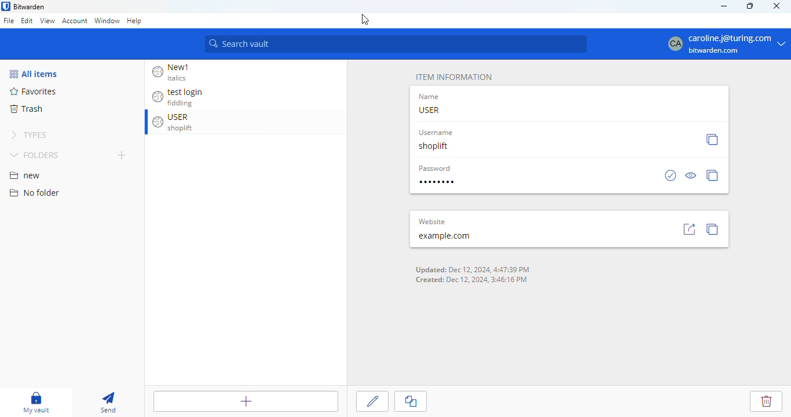 The width and height of the screenshot is (791, 417). What do you see at coordinates (761, 401) in the screenshot?
I see `delete` at bounding box center [761, 401].